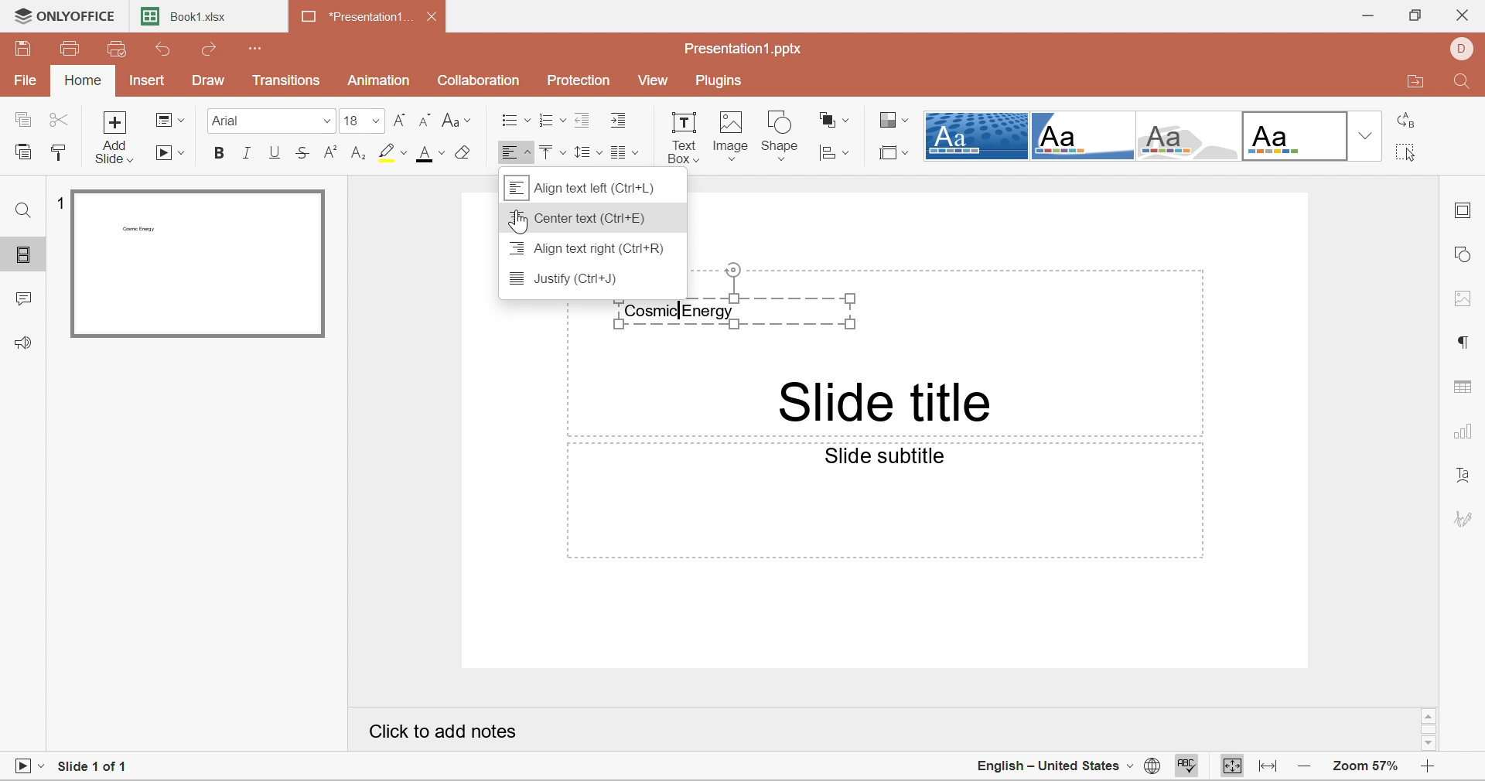 The width and height of the screenshot is (1485, 781). Describe the element at coordinates (24, 48) in the screenshot. I see `Save` at that location.